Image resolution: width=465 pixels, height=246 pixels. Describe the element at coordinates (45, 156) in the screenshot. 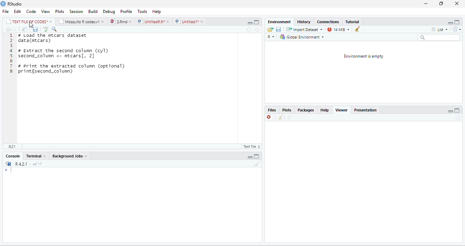

I see `close` at that location.